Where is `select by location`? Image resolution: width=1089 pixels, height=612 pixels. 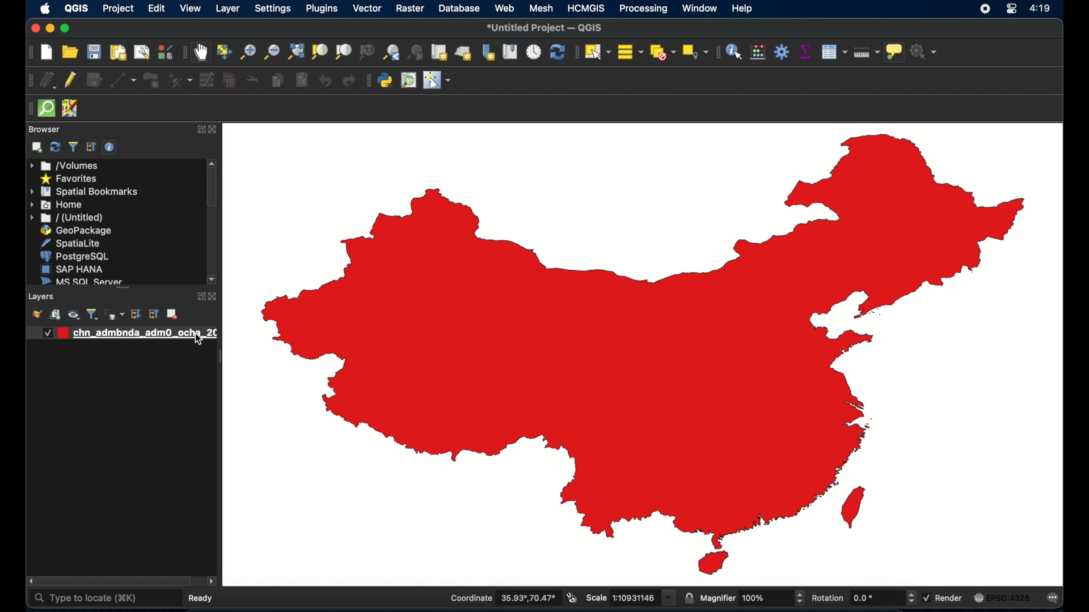 select by location is located at coordinates (694, 52).